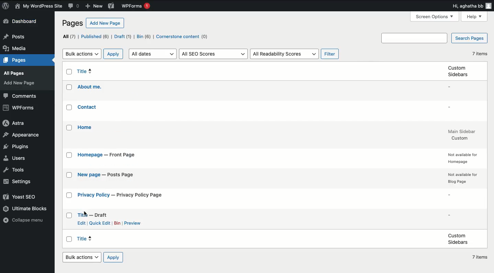 Image resolution: width=494 pixels, height=273 pixels. I want to click on Settings, so click(20, 182).